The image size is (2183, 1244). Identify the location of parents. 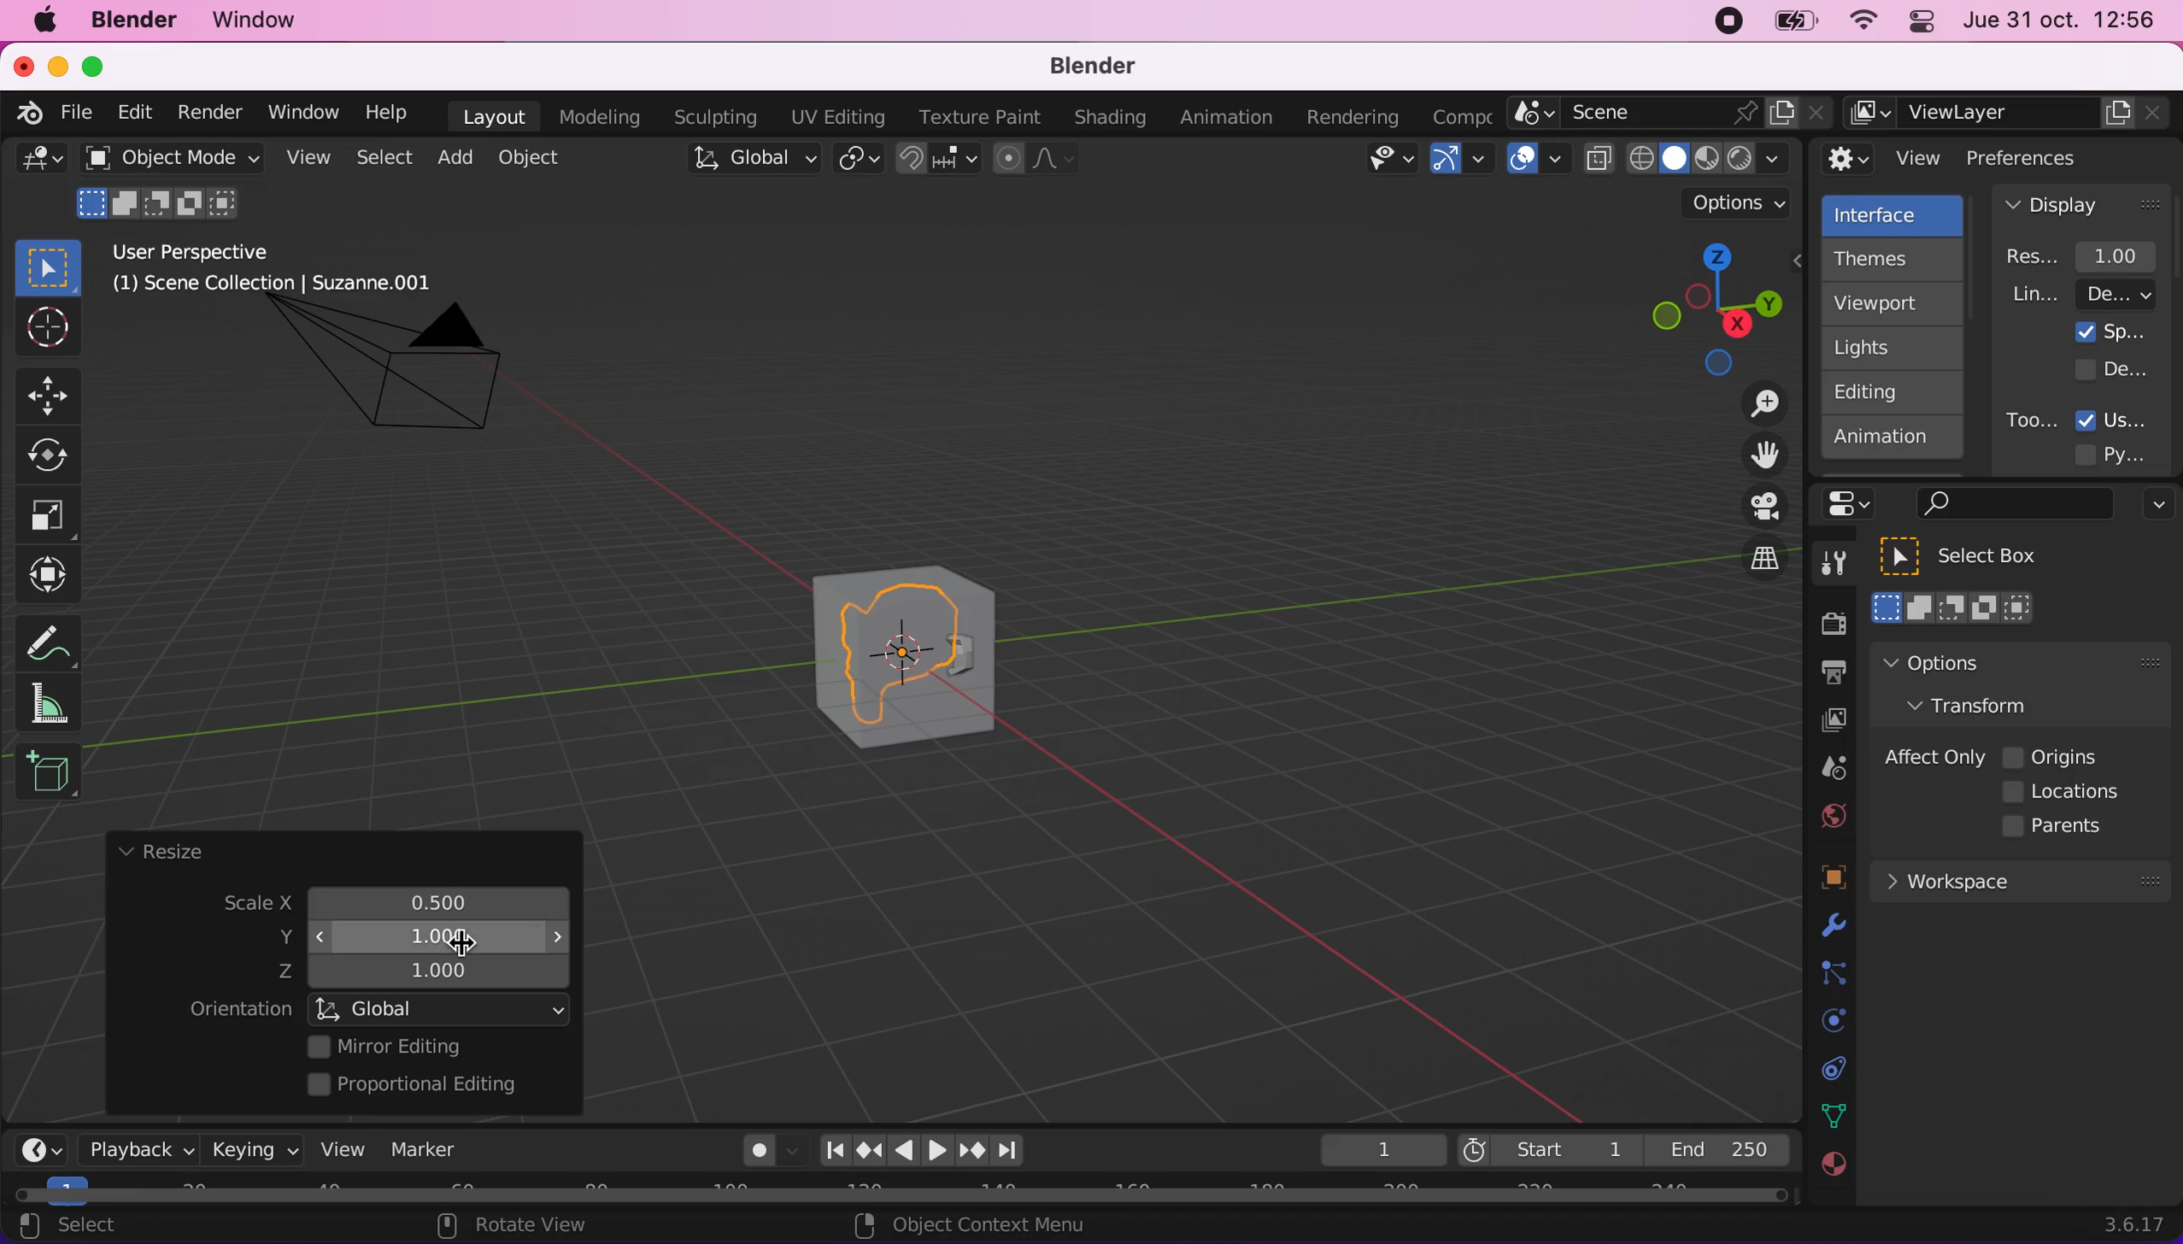
(2061, 827).